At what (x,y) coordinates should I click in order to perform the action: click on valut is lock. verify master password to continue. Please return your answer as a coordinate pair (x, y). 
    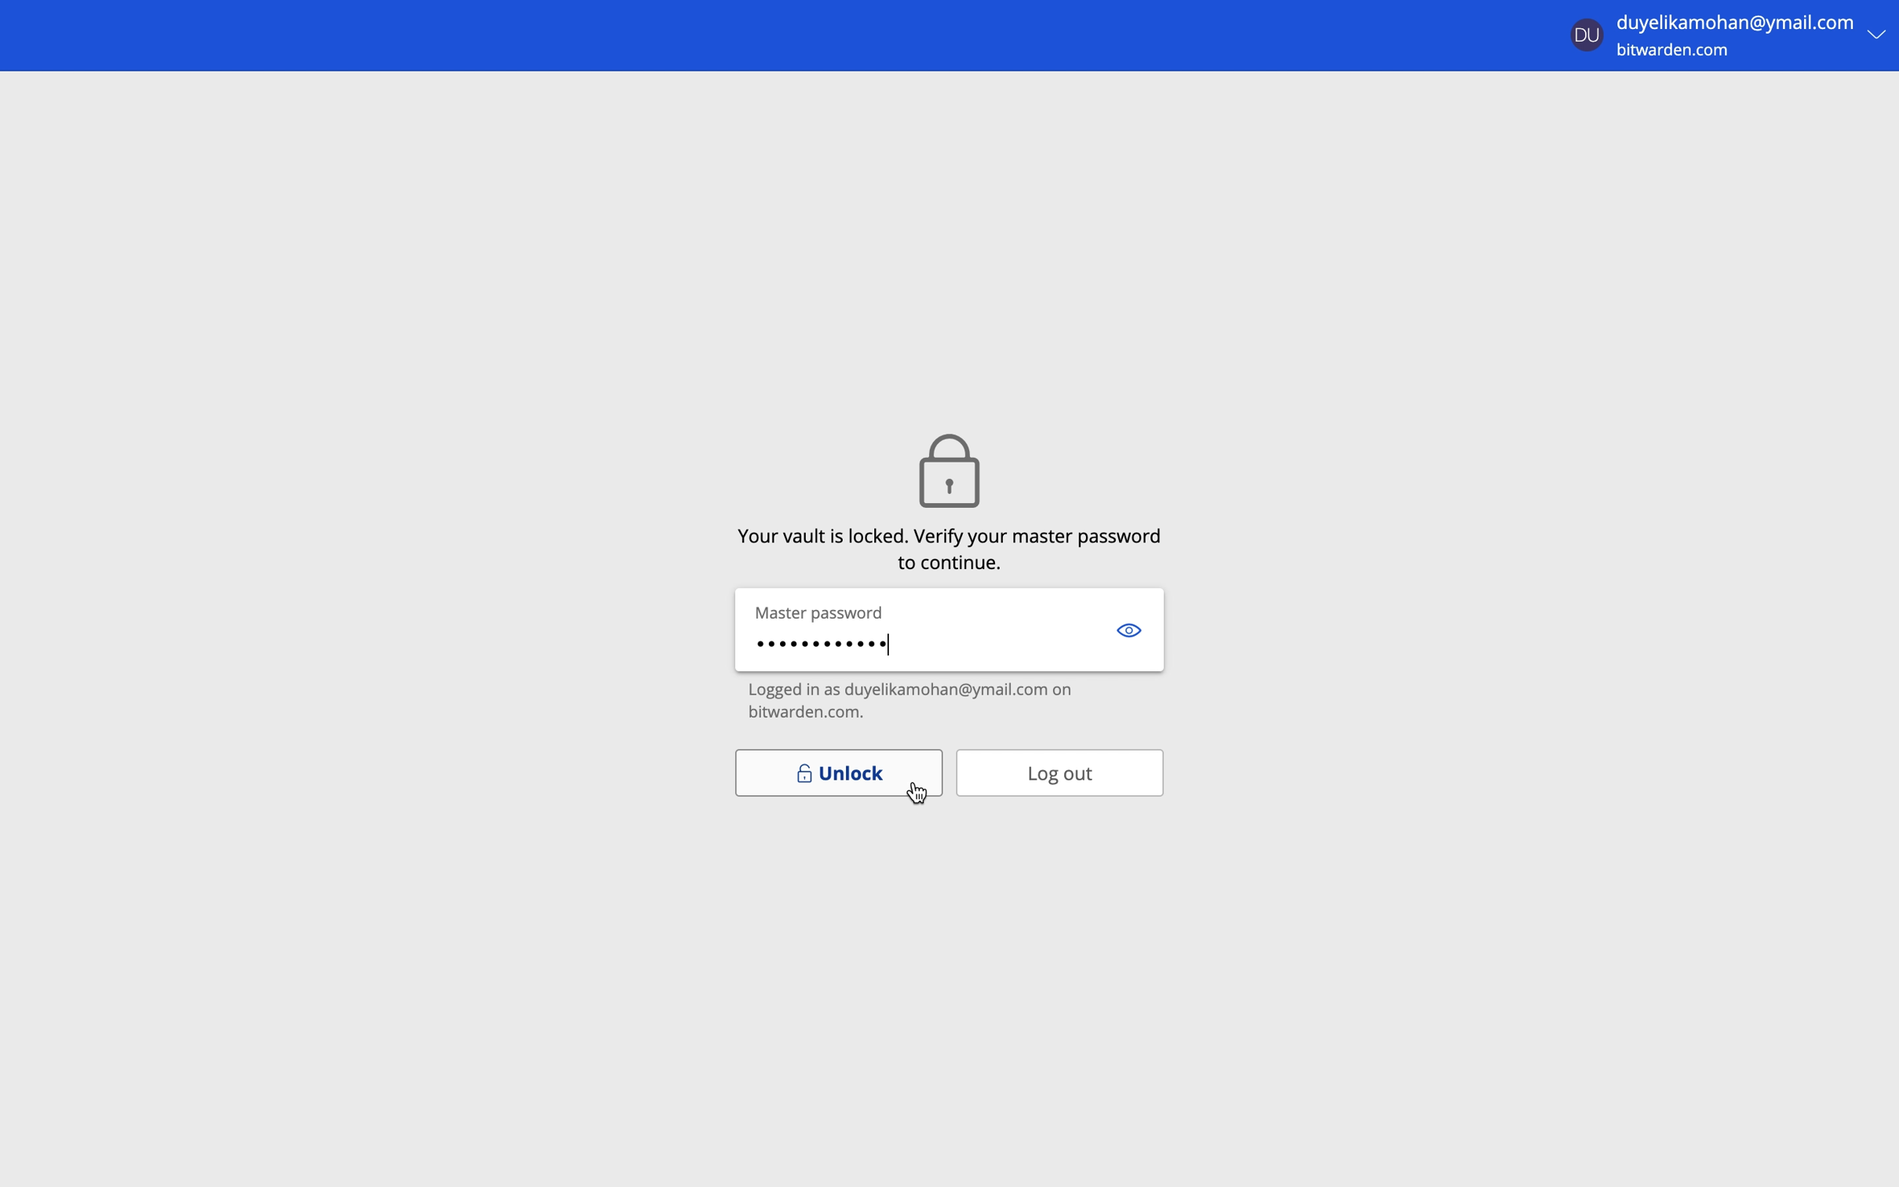
    Looking at the image, I should click on (952, 546).